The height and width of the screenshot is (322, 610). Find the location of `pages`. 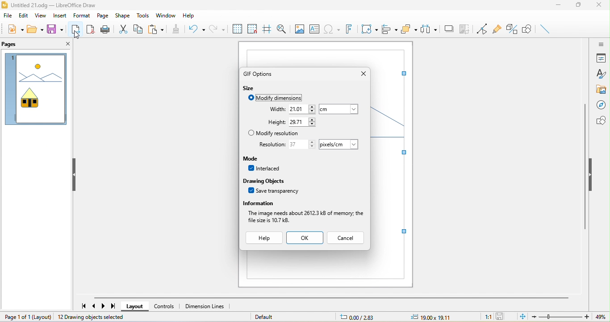

pages is located at coordinates (15, 45).